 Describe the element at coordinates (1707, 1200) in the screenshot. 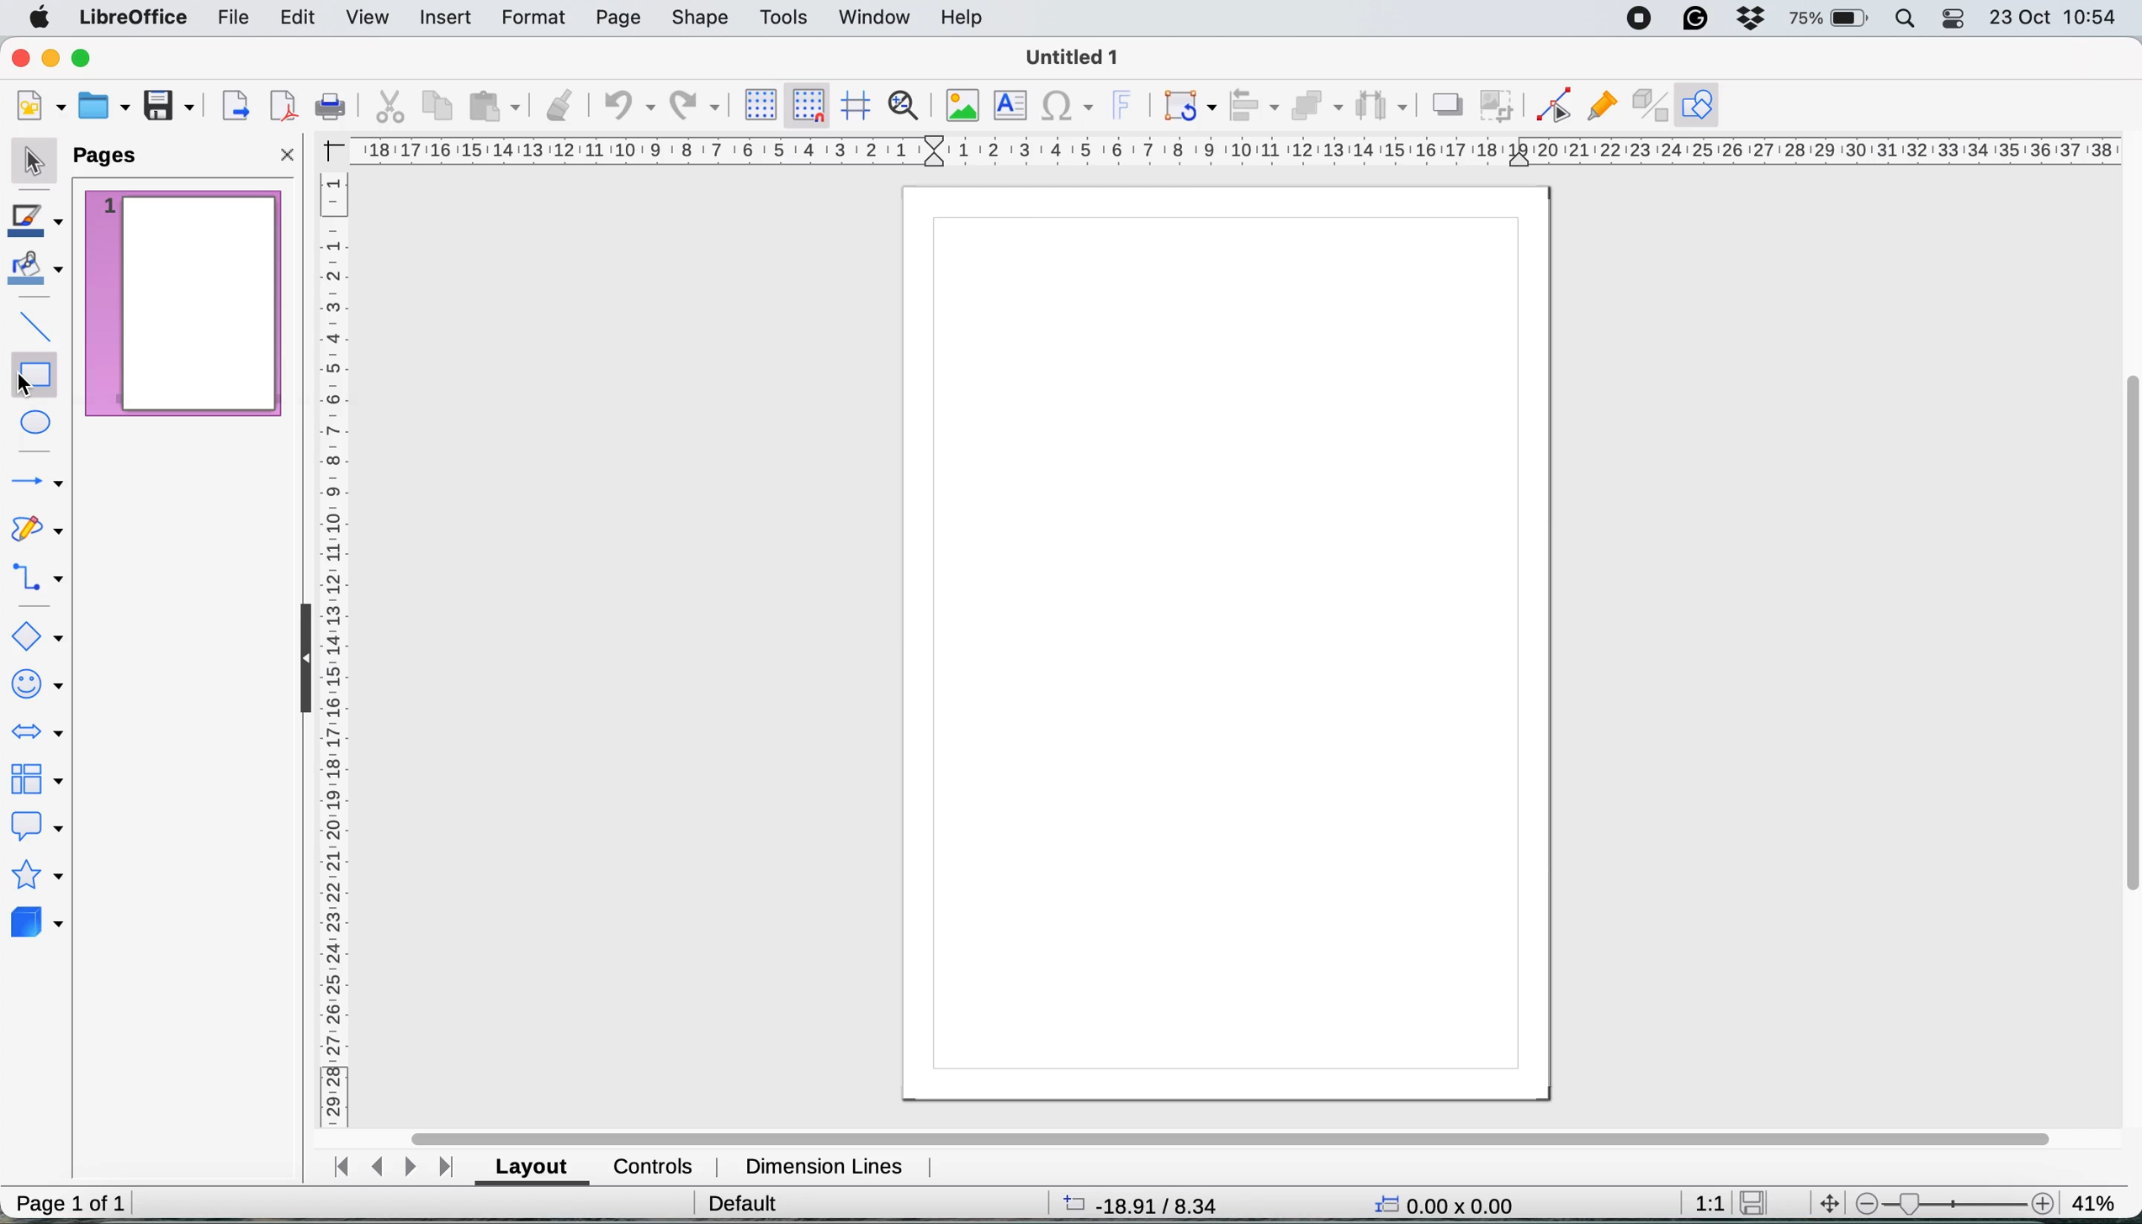

I see `1:1` at that location.